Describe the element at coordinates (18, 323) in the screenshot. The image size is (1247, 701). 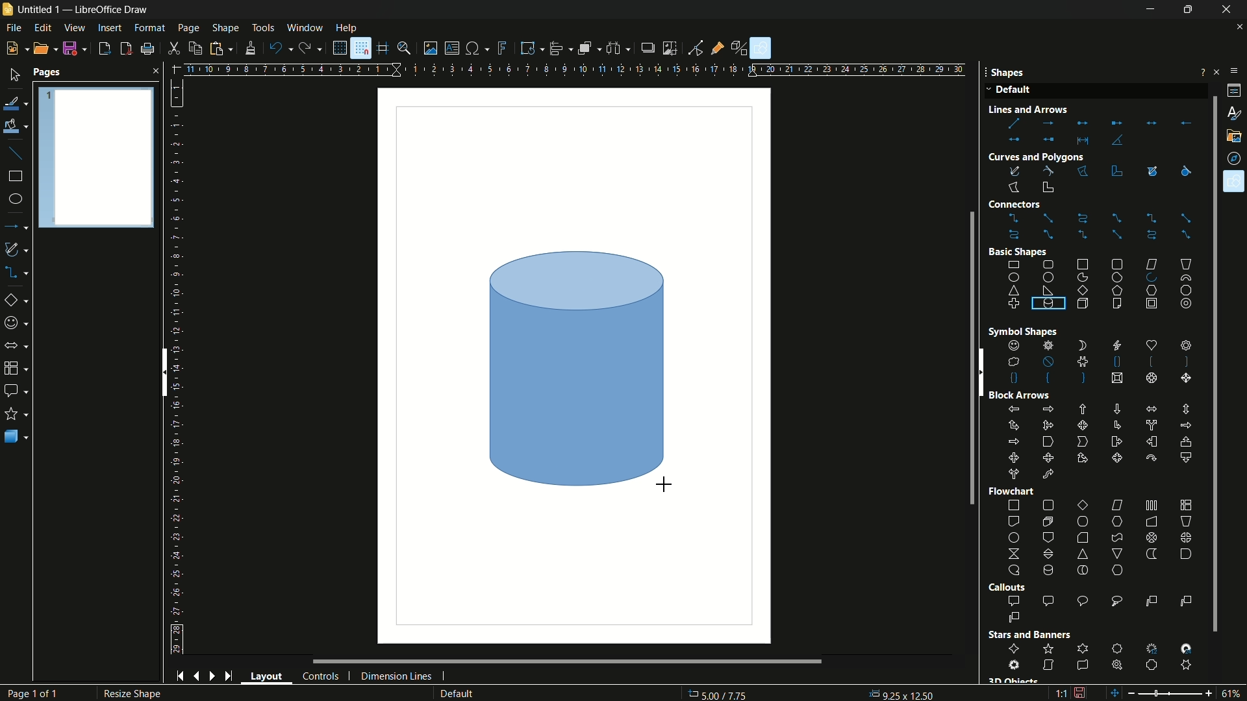
I see `symbol shapes` at that location.